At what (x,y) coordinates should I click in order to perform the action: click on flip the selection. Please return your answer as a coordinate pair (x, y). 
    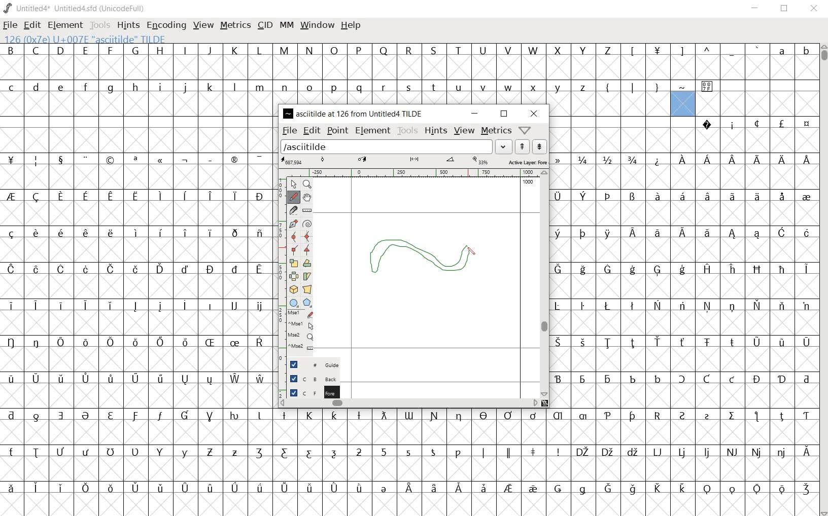
    Looking at the image, I should click on (294, 276).